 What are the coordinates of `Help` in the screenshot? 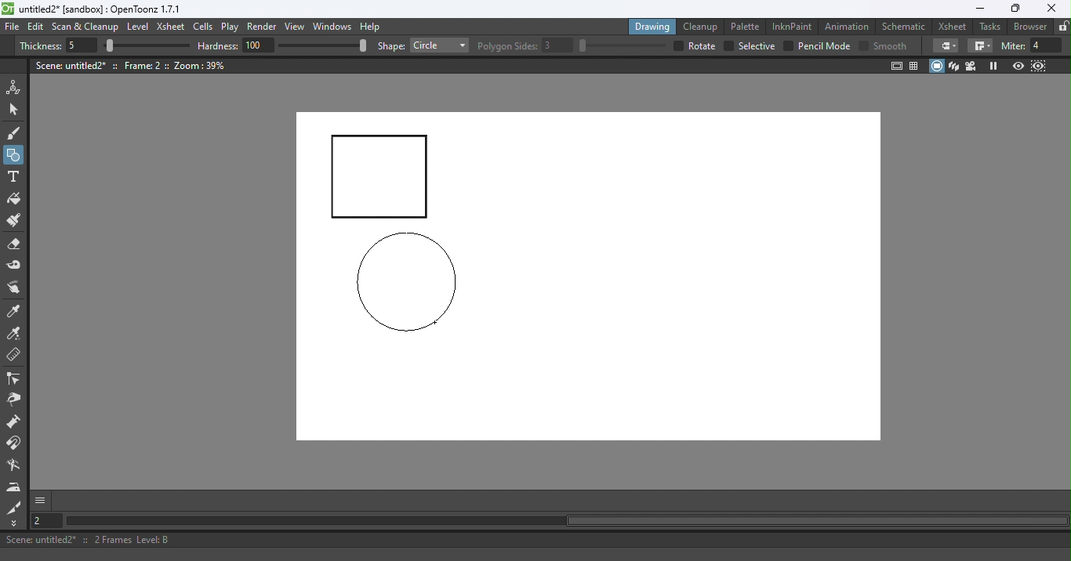 It's located at (372, 26).